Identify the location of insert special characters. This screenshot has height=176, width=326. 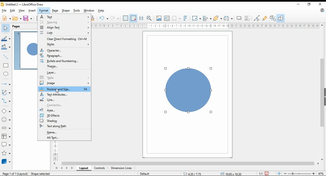
(177, 18).